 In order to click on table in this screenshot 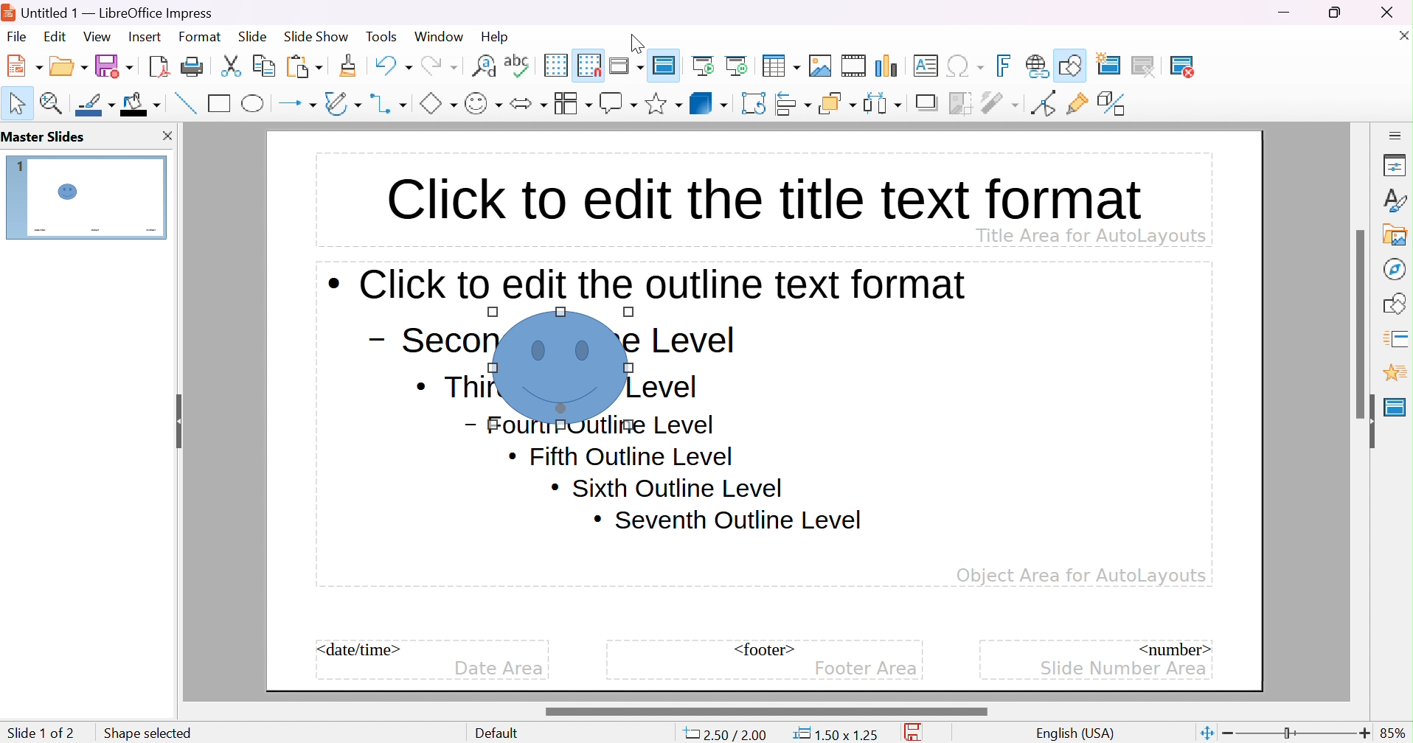, I will do `click(782, 64)`.